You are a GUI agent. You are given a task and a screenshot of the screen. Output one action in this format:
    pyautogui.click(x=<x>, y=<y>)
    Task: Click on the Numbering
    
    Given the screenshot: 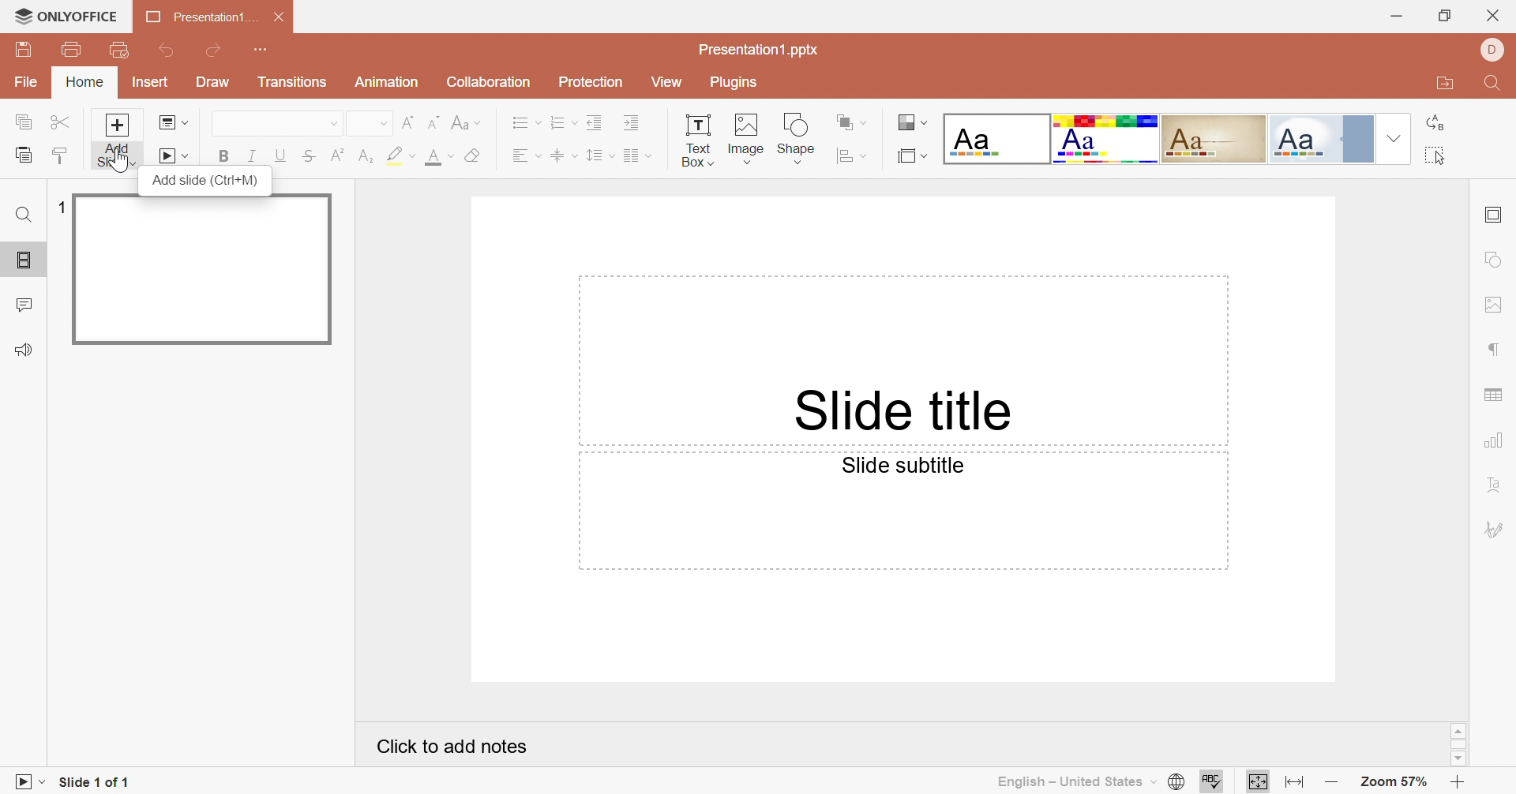 What is the action you would take?
    pyautogui.click(x=566, y=122)
    